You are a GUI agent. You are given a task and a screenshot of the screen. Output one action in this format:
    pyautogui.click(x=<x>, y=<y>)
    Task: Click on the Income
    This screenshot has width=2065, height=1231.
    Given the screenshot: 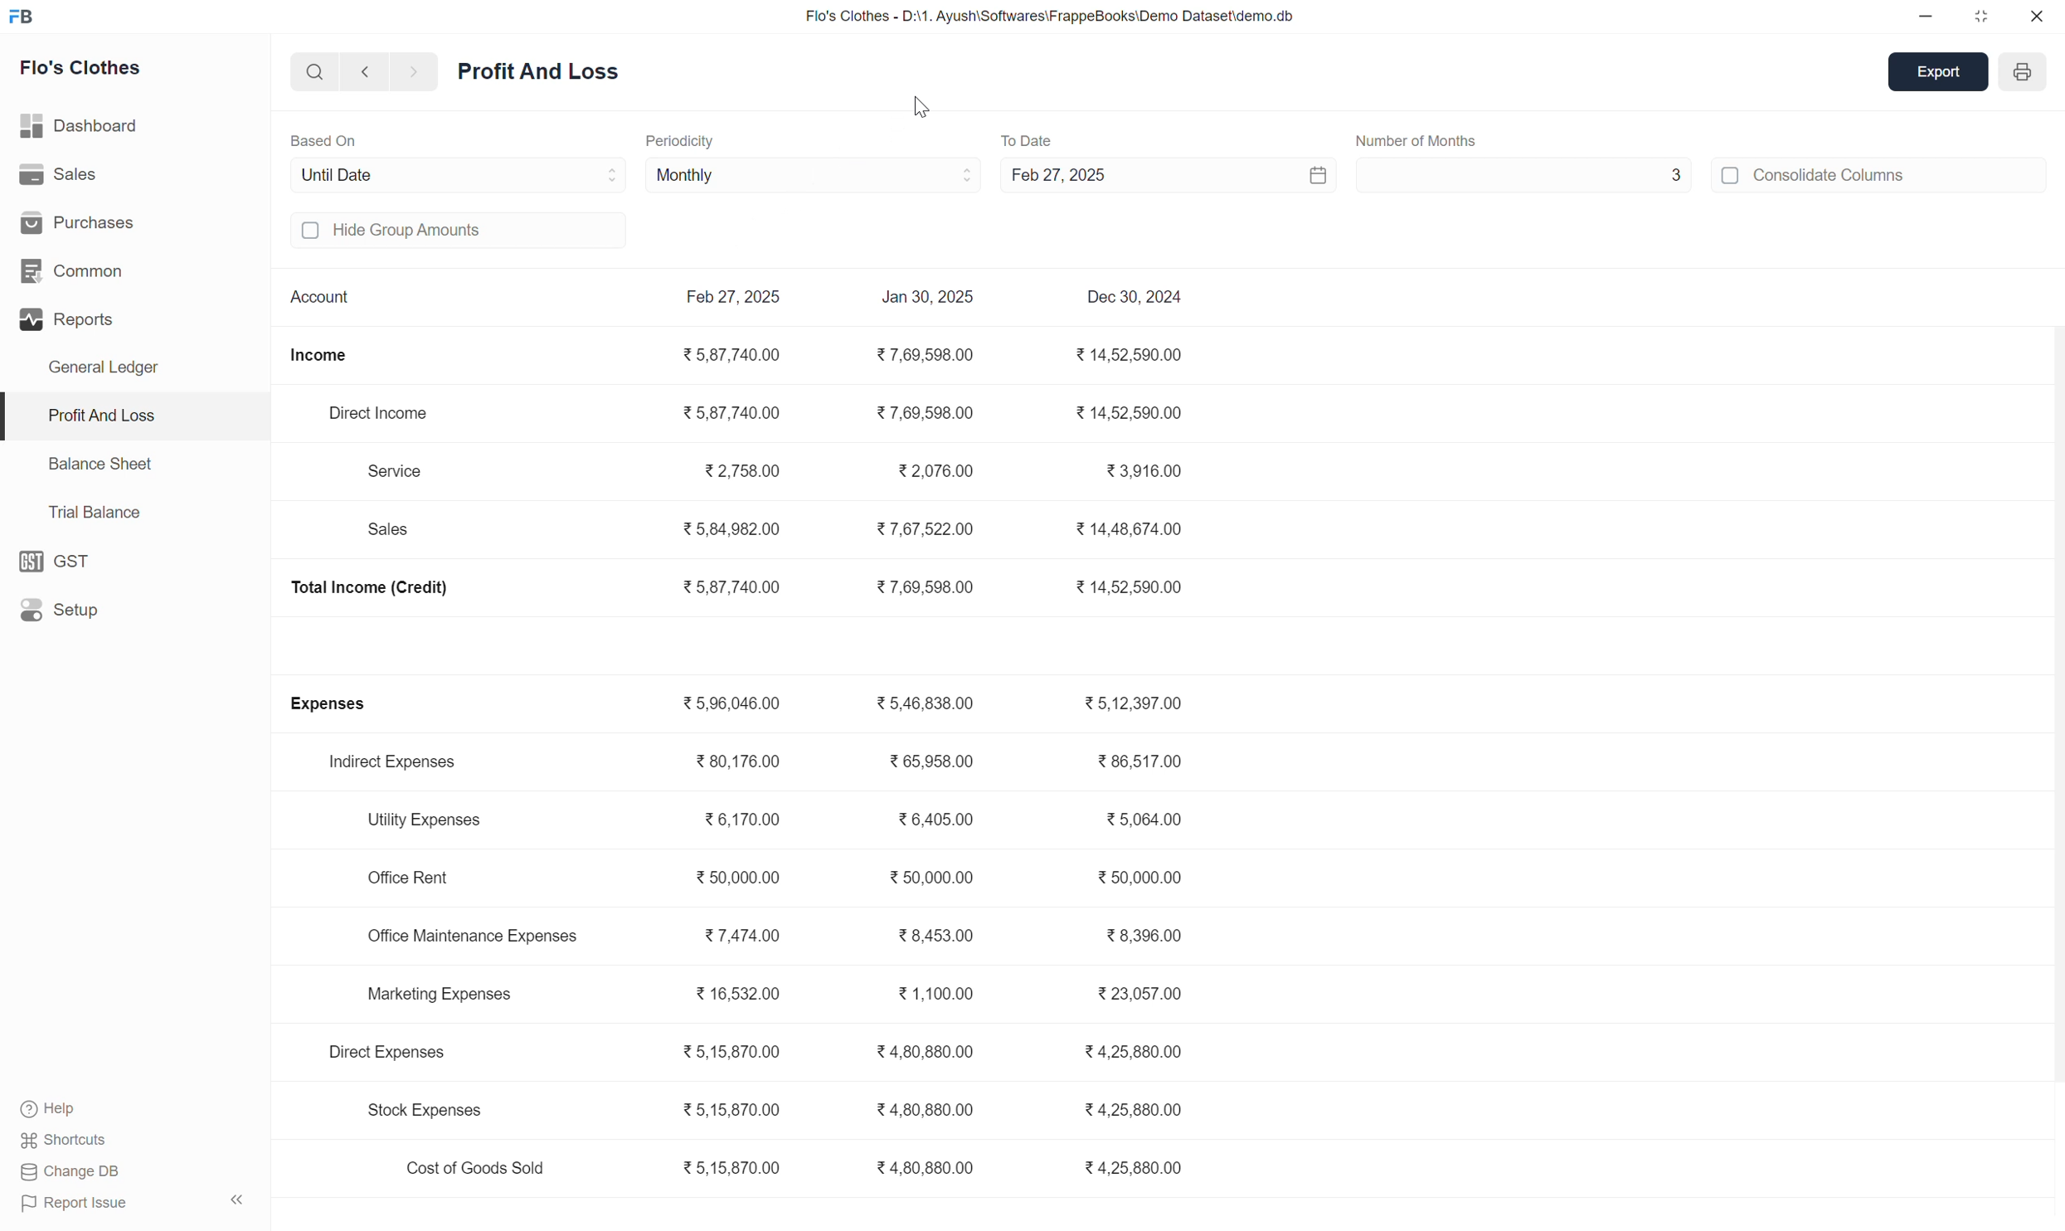 What is the action you would take?
    pyautogui.click(x=327, y=362)
    